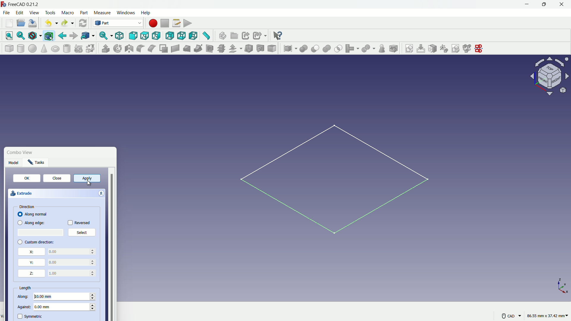  Describe the element at coordinates (562, 5) in the screenshot. I see `close` at that location.